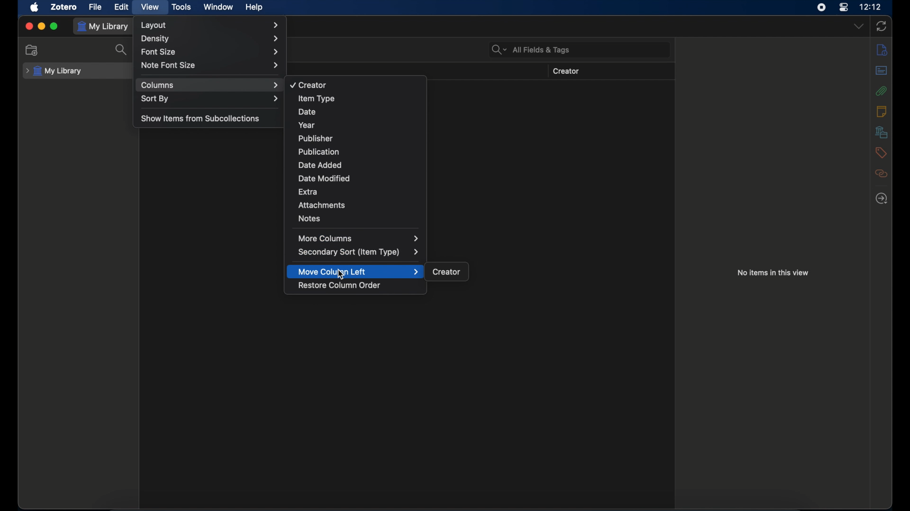  What do you see at coordinates (322, 205) in the screenshot?
I see `attachments` at bounding box center [322, 205].